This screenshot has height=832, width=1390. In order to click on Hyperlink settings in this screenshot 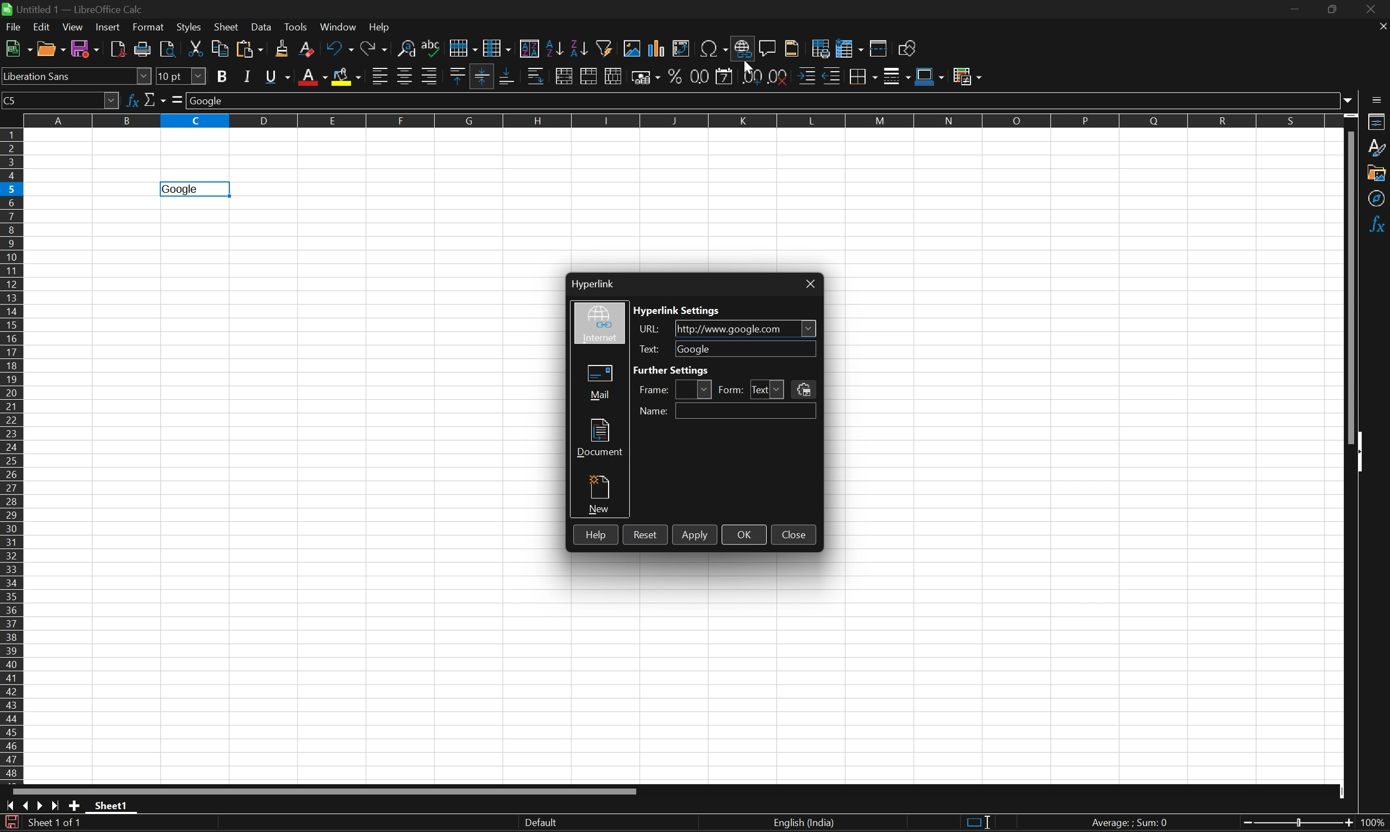, I will do `click(678, 311)`.